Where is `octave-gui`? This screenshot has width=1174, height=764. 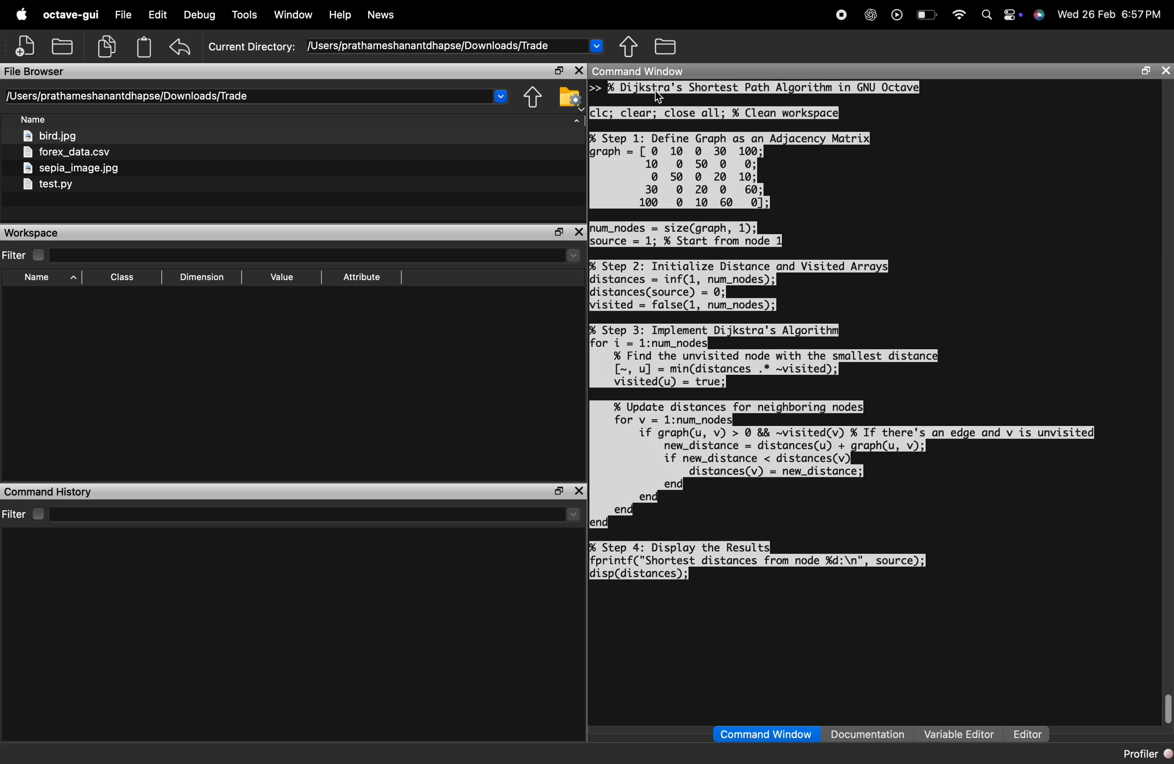 octave-gui is located at coordinates (71, 15).